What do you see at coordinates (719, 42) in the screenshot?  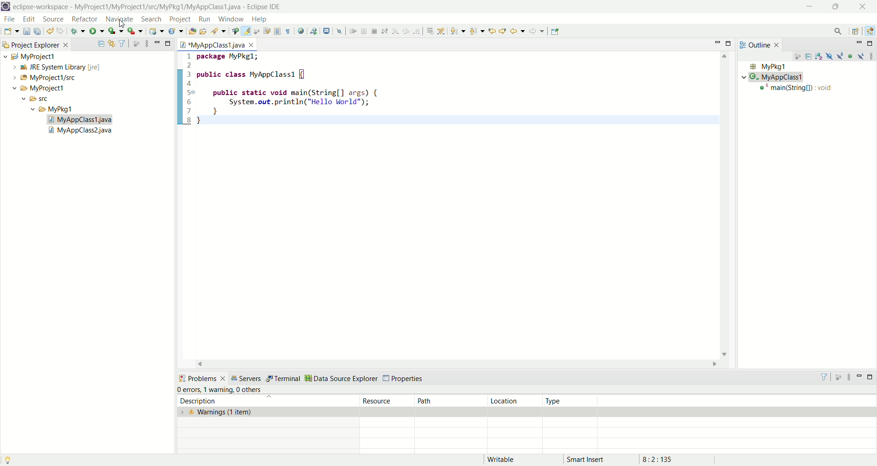 I see `minimize` at bounding box center [719, 42].